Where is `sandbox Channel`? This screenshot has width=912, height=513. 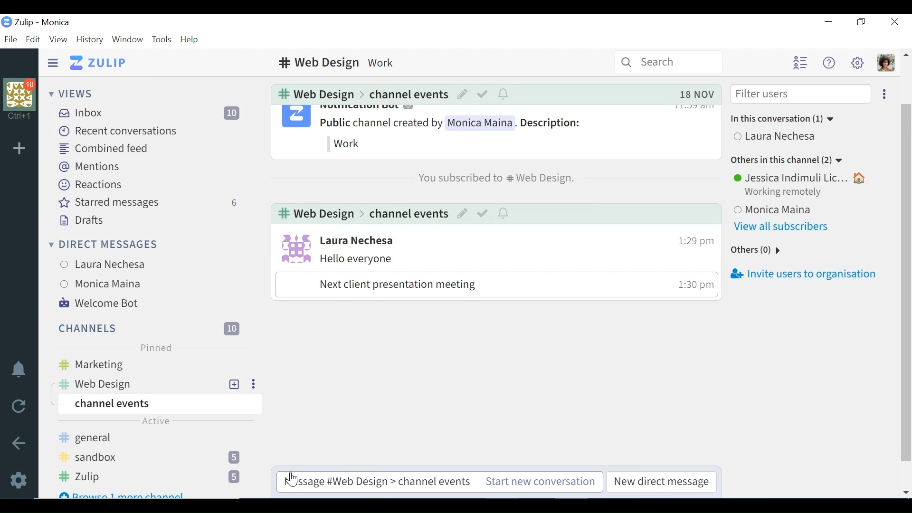 sandbox Channel is located at coordinates (153, 458).